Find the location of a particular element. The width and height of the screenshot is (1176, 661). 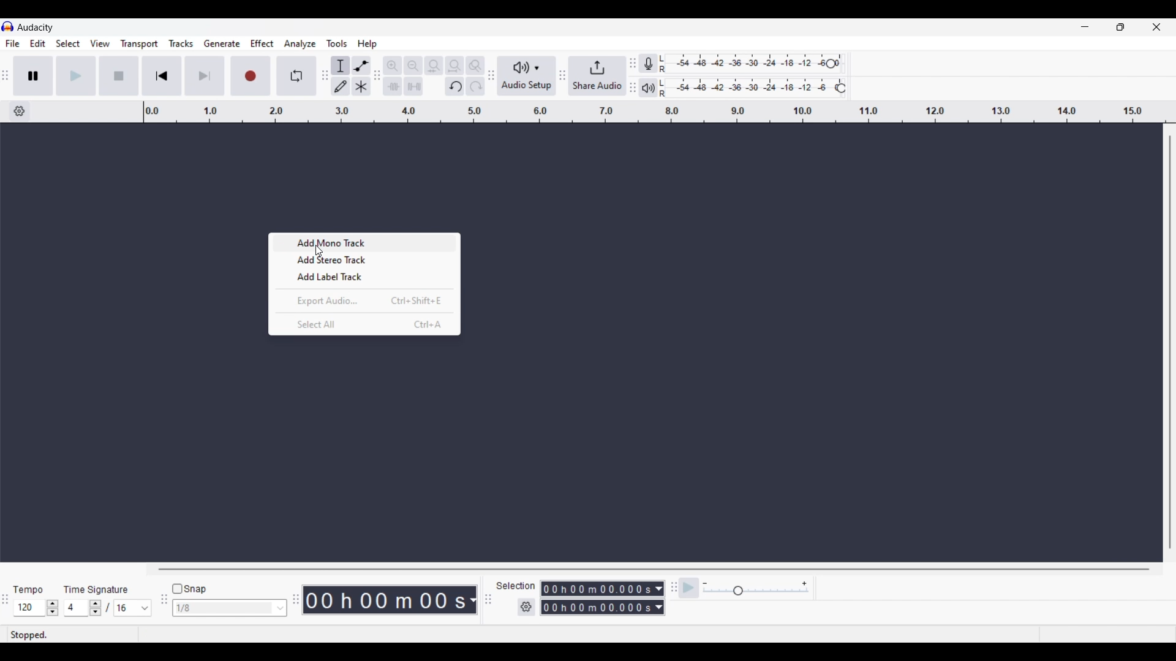

Tools menu is located at coordinates (337, 43).